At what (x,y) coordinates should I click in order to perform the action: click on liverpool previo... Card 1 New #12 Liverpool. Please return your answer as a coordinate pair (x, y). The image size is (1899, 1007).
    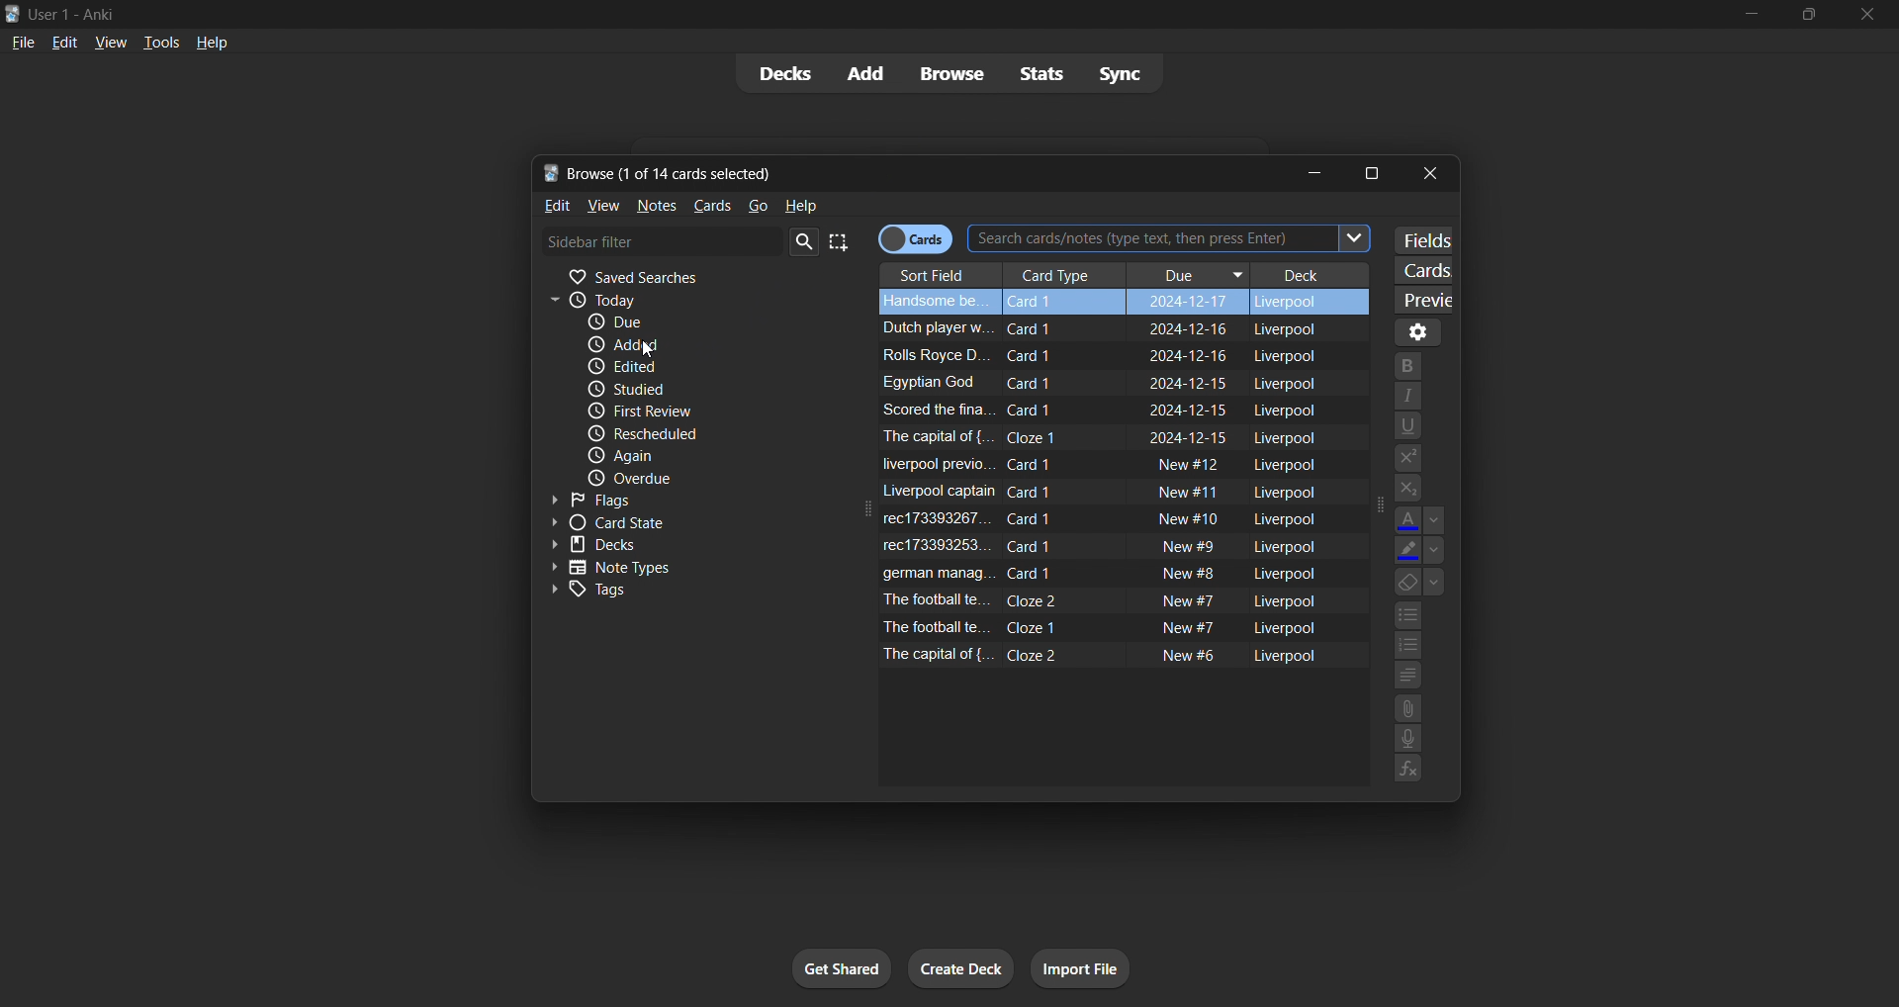
    Looking at the image, I should click on (1100, 464).